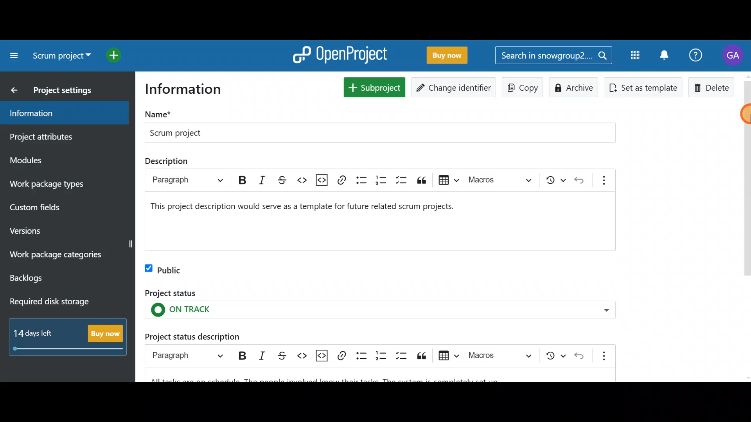 Image resolution: width=751 pixels, height=422 pixels. I want to click on Strikethrough, so click(284, 355).